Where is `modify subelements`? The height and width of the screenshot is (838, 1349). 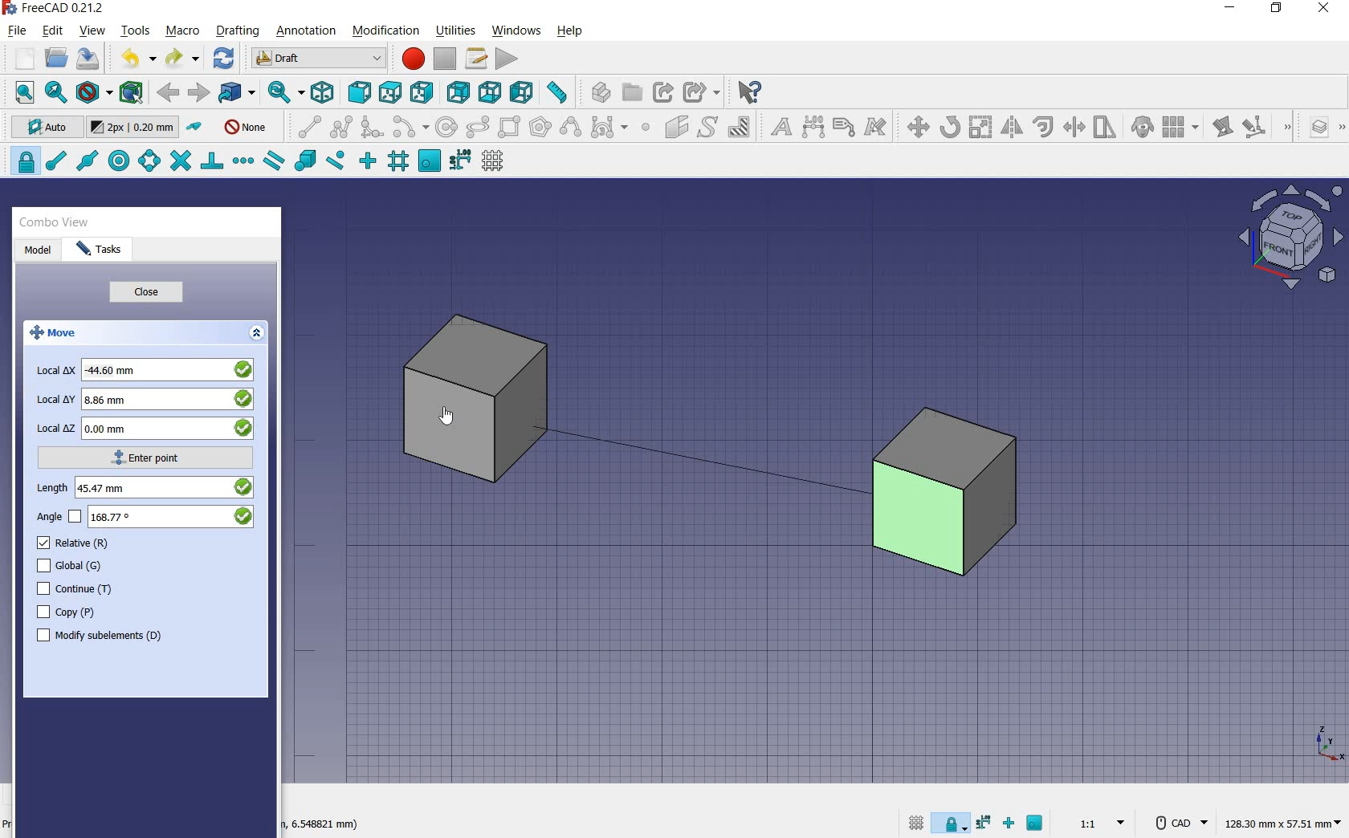 modify subelements is located at coordinates (105, 637).